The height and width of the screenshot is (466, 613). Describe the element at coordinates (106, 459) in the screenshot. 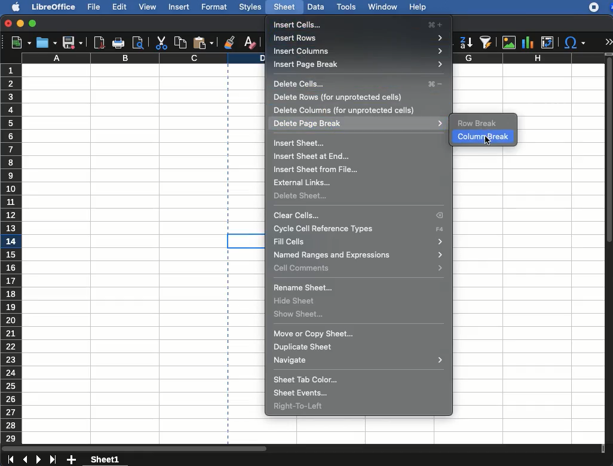

I see `sheet1` at that location.